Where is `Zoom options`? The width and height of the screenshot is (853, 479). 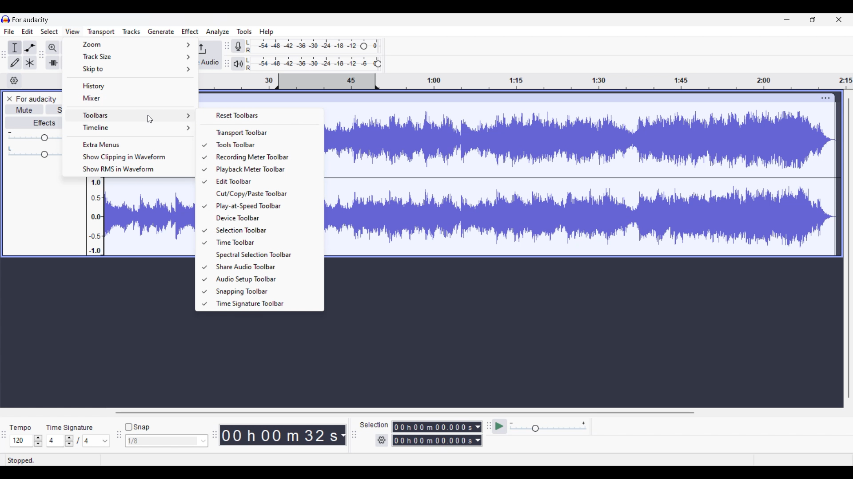
Zoom options is located at coordinates (131, 44).